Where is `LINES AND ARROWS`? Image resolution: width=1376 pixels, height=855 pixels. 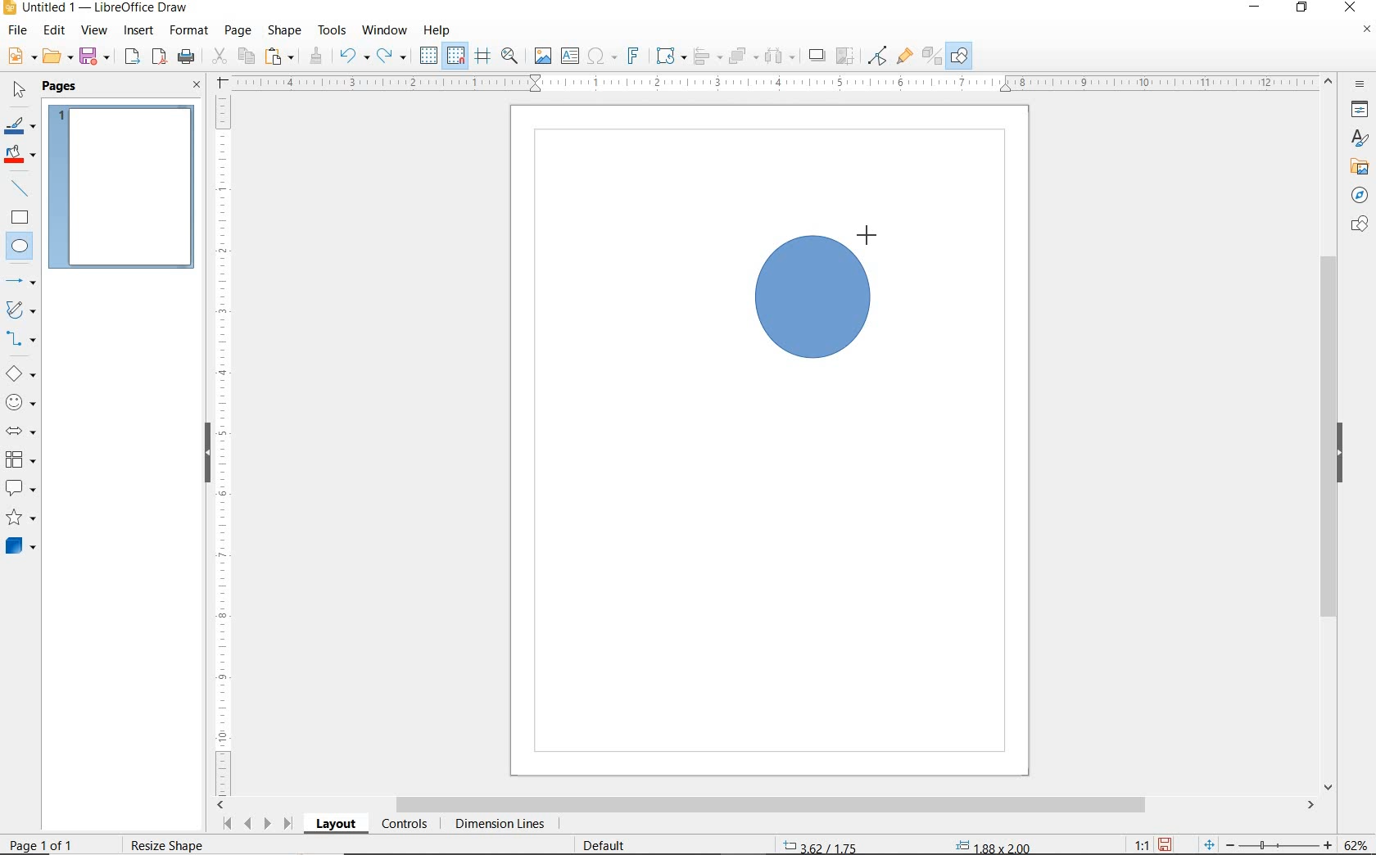
LINES AND ARROWS is located at coordinates (22, 283).